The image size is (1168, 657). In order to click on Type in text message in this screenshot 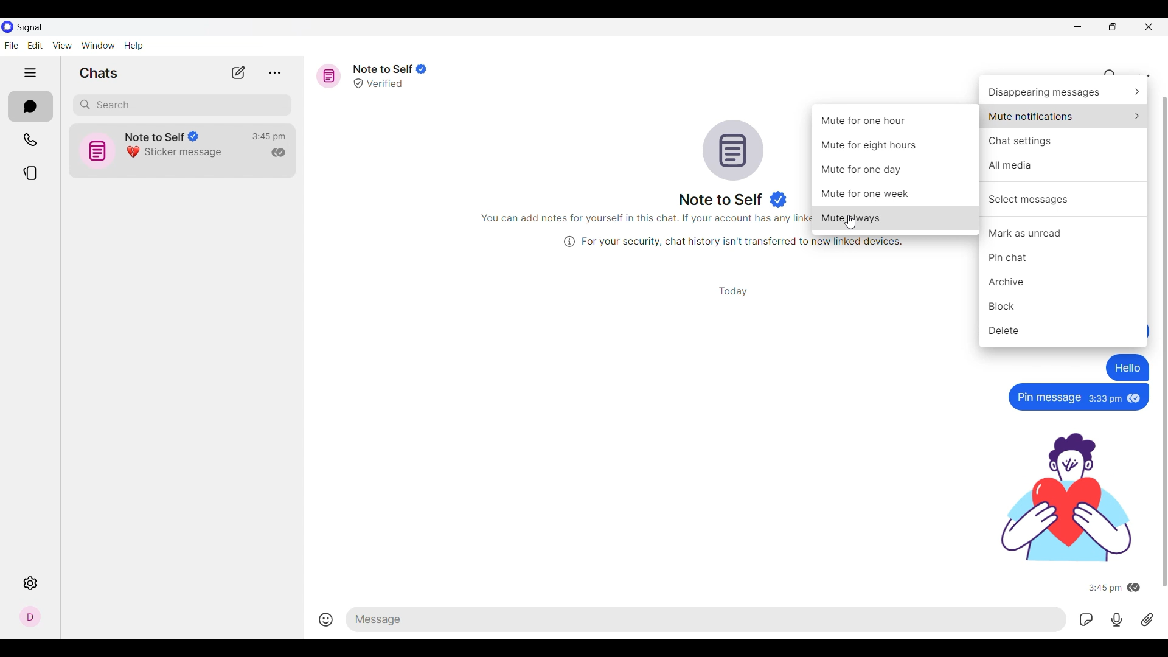, I will do `click(704, 621)`.